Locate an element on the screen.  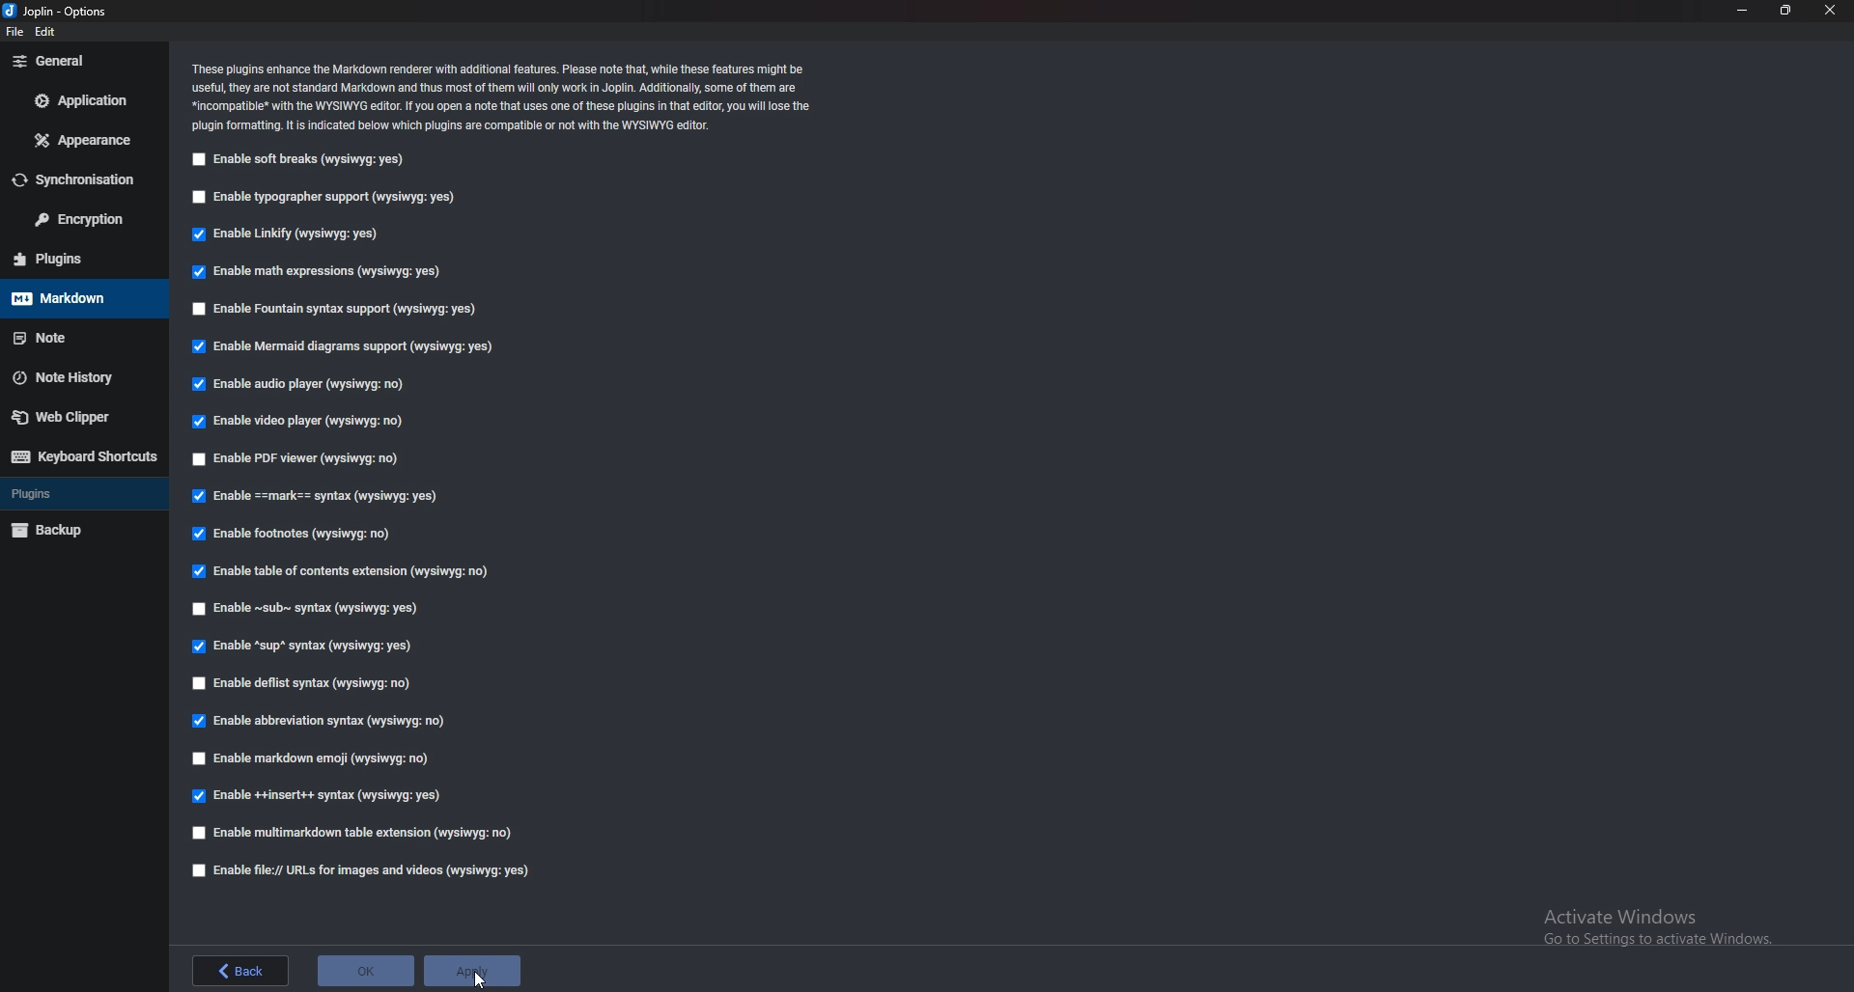
enable sup syntax is located at coordinates (305, 647).